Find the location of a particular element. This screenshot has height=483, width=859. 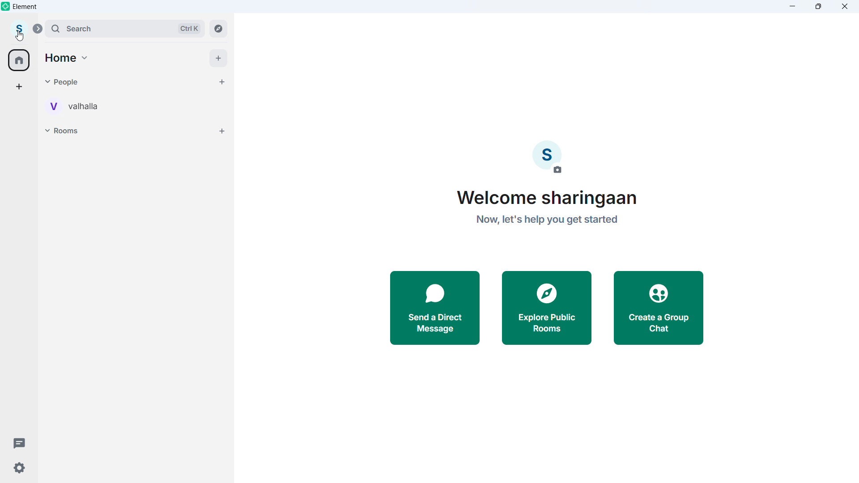

Explore public rooms  is located at coordinates (546, 309).